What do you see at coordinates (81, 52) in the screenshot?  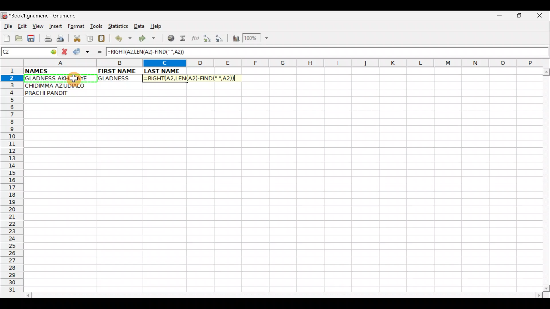 I see `Accept change` at bounding box center [81, 52].